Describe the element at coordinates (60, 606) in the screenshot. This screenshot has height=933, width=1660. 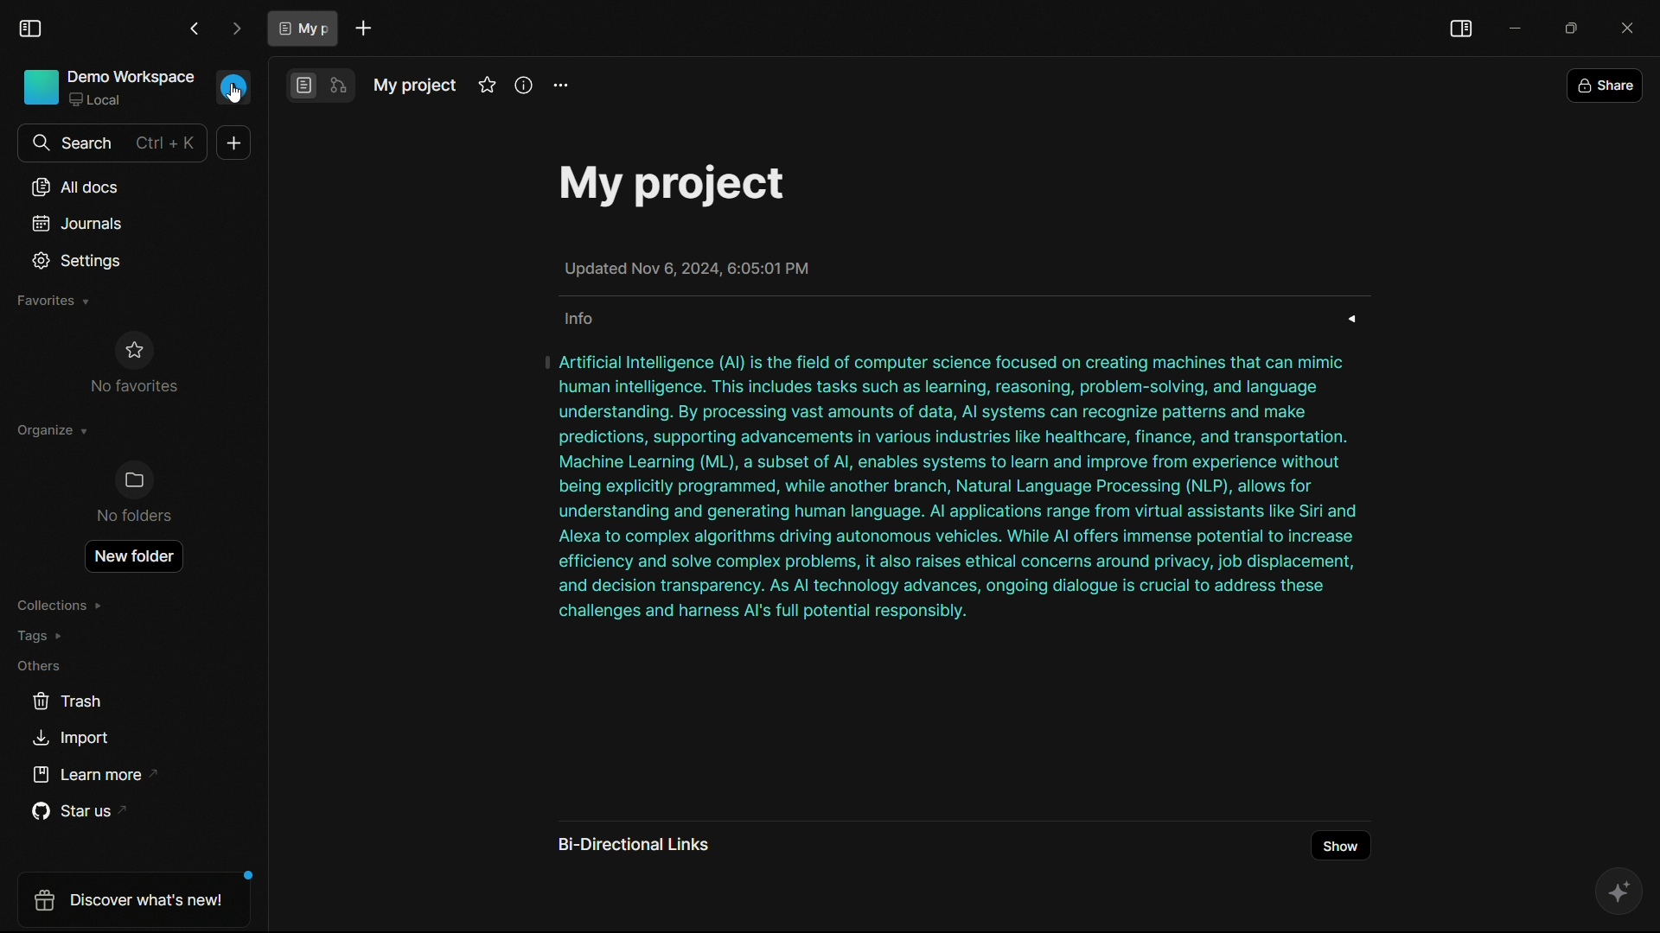
I see `collections` at that location.